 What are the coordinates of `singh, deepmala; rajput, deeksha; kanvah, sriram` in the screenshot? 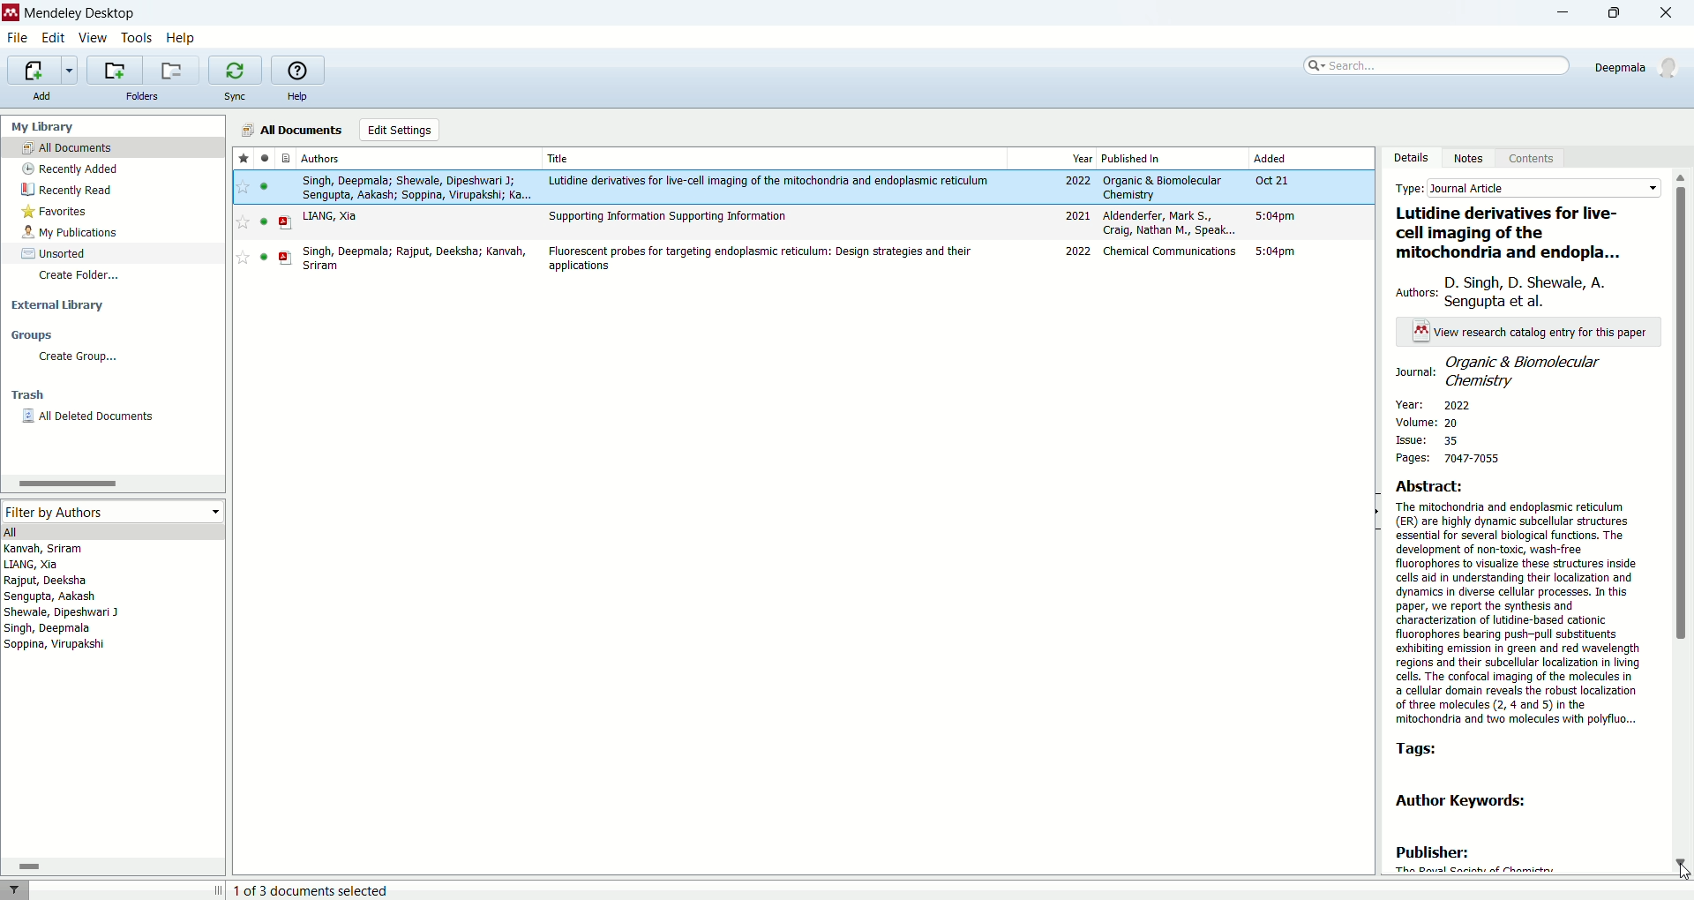 It's located at (416, 259).